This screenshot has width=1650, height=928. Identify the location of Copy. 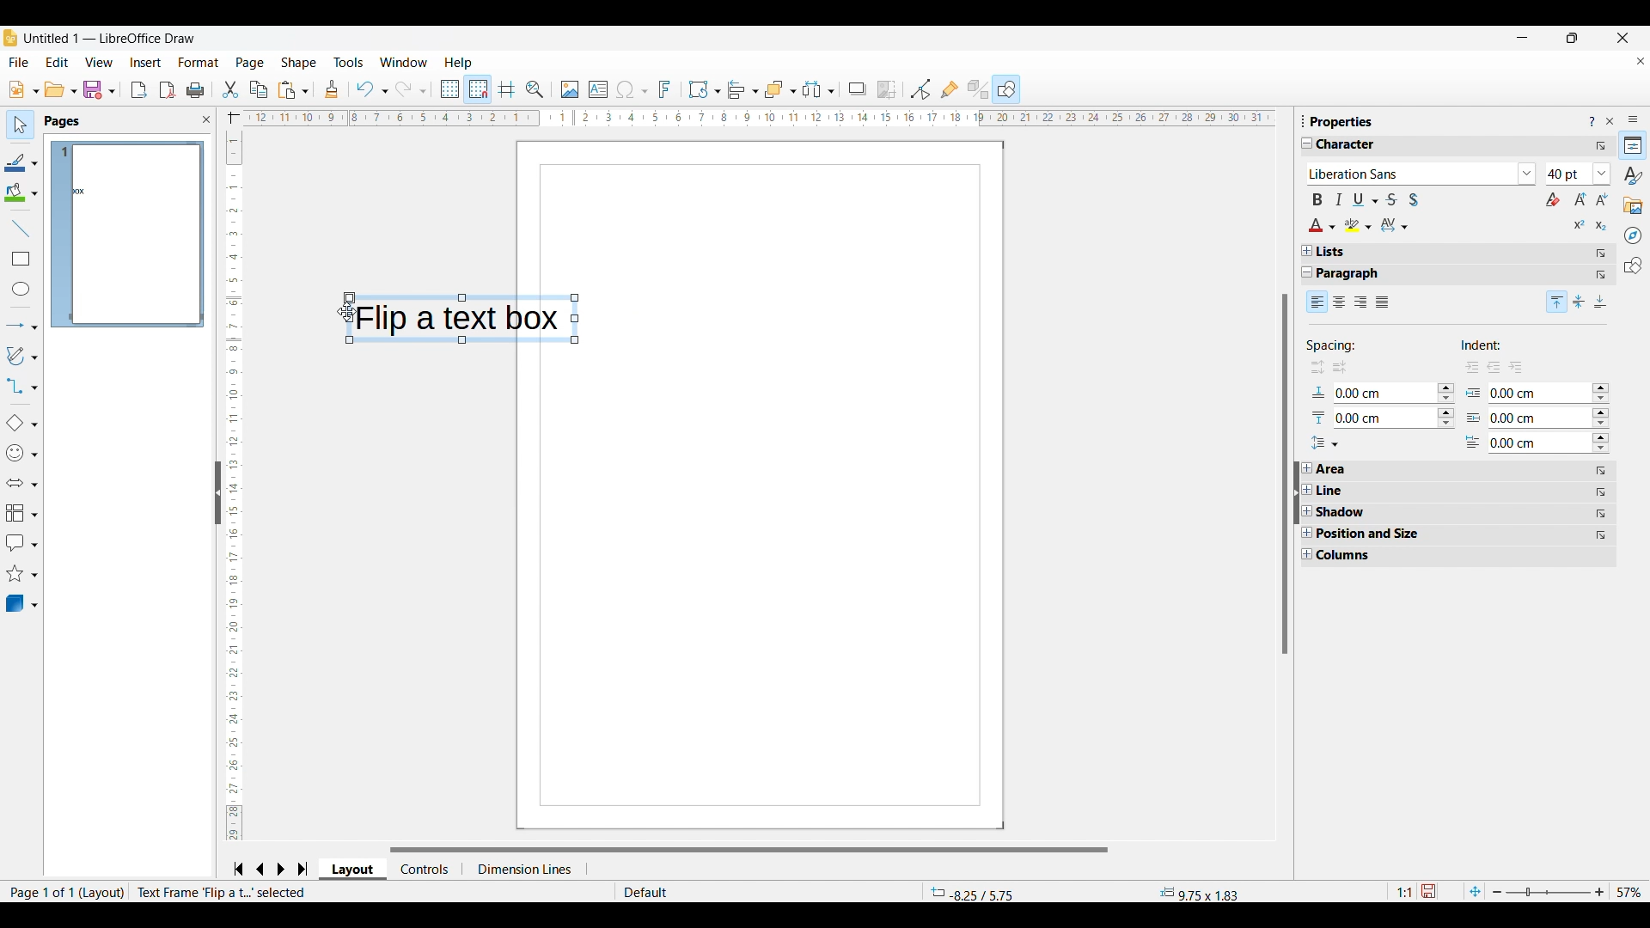
(259, 89).